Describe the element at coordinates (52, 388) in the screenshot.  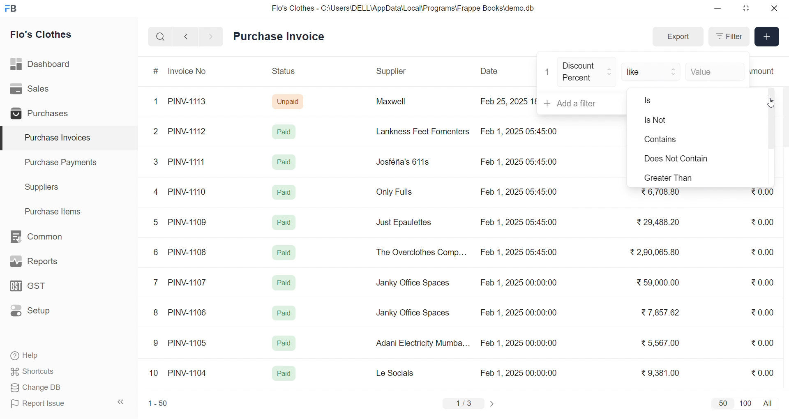
I see `Change DB` at that location.